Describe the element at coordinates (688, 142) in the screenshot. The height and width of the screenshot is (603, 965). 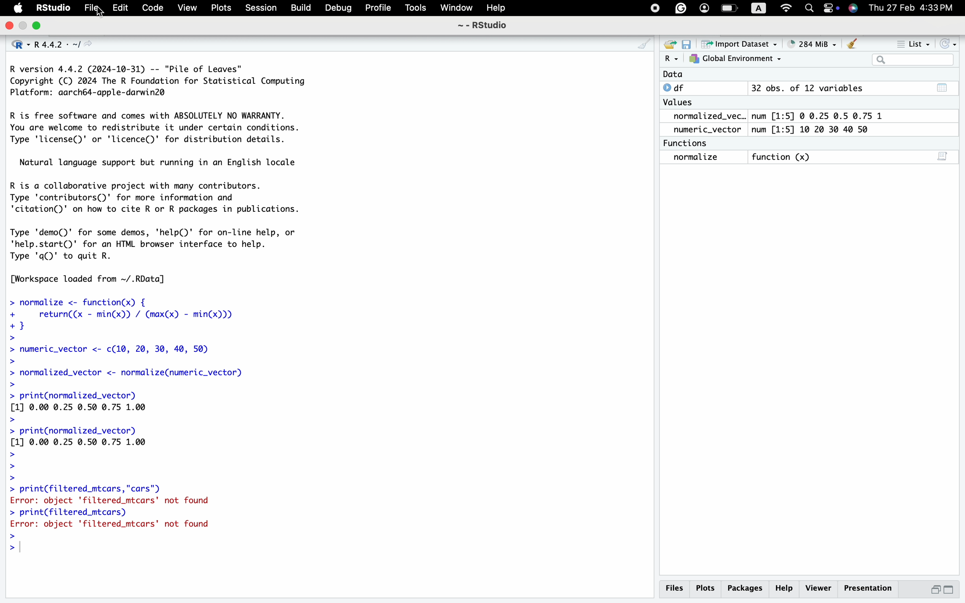
I see `Functions` at that location.